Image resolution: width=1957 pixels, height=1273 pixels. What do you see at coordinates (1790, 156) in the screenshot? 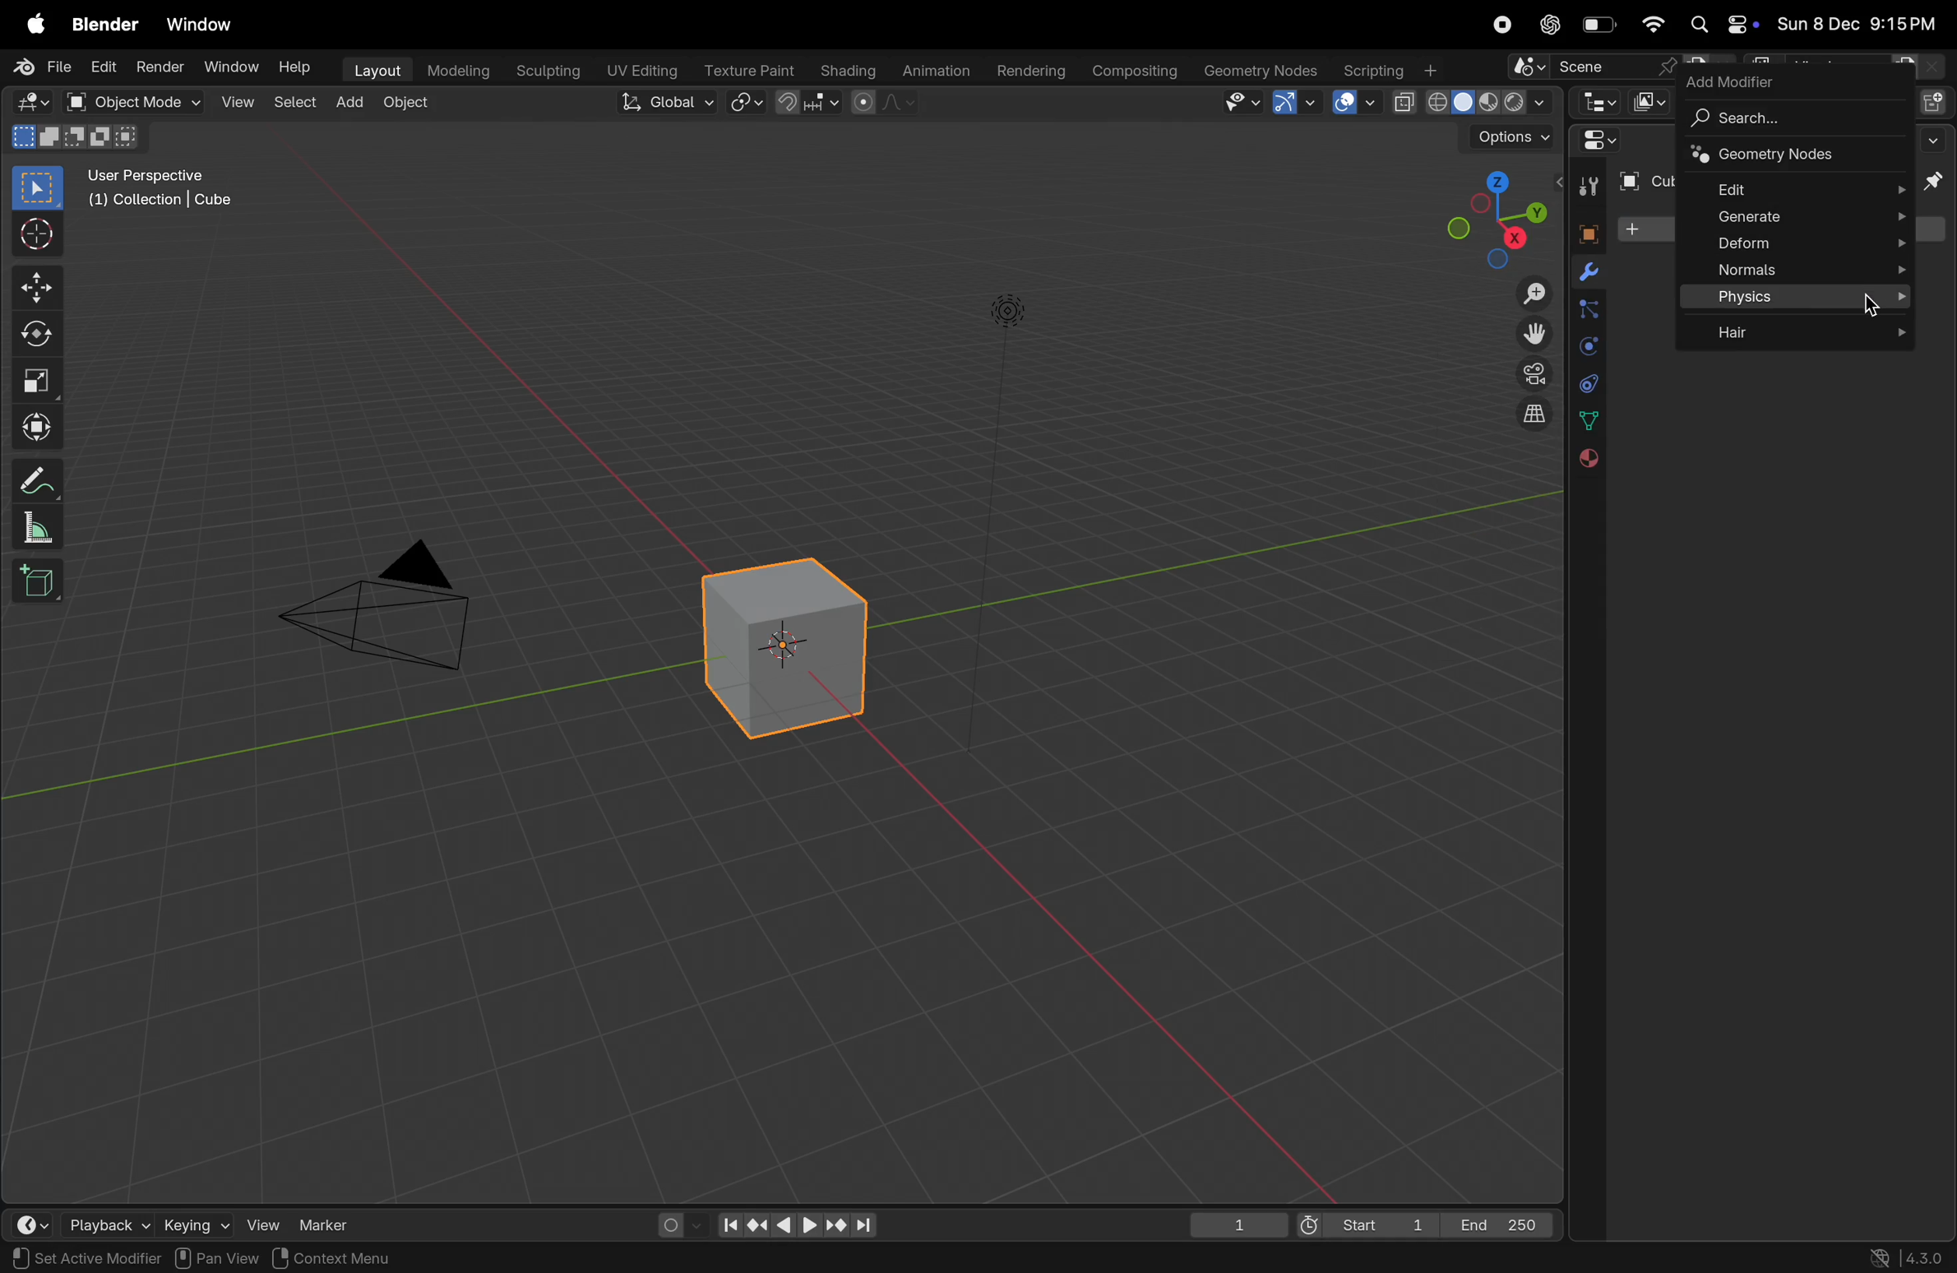
I see `Geometry modes` at bounding box center [1790, 156].